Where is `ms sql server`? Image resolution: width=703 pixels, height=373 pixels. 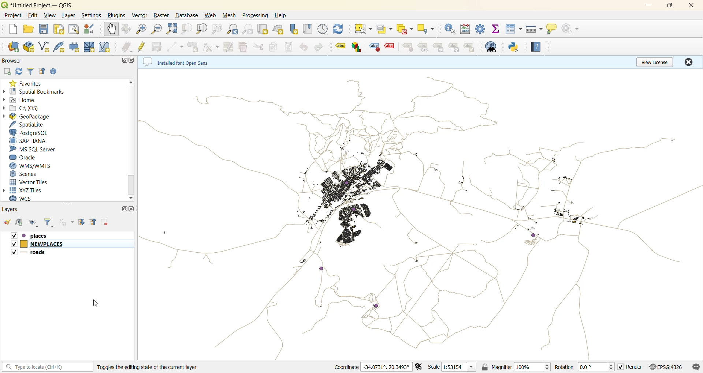 ms sql server is located at coordinates (33, 149).